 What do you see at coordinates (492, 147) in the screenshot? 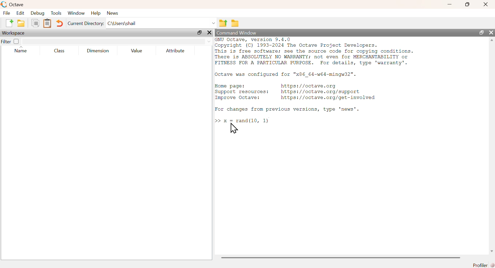
I see `scrollbar` at bounding box center [492, 147].